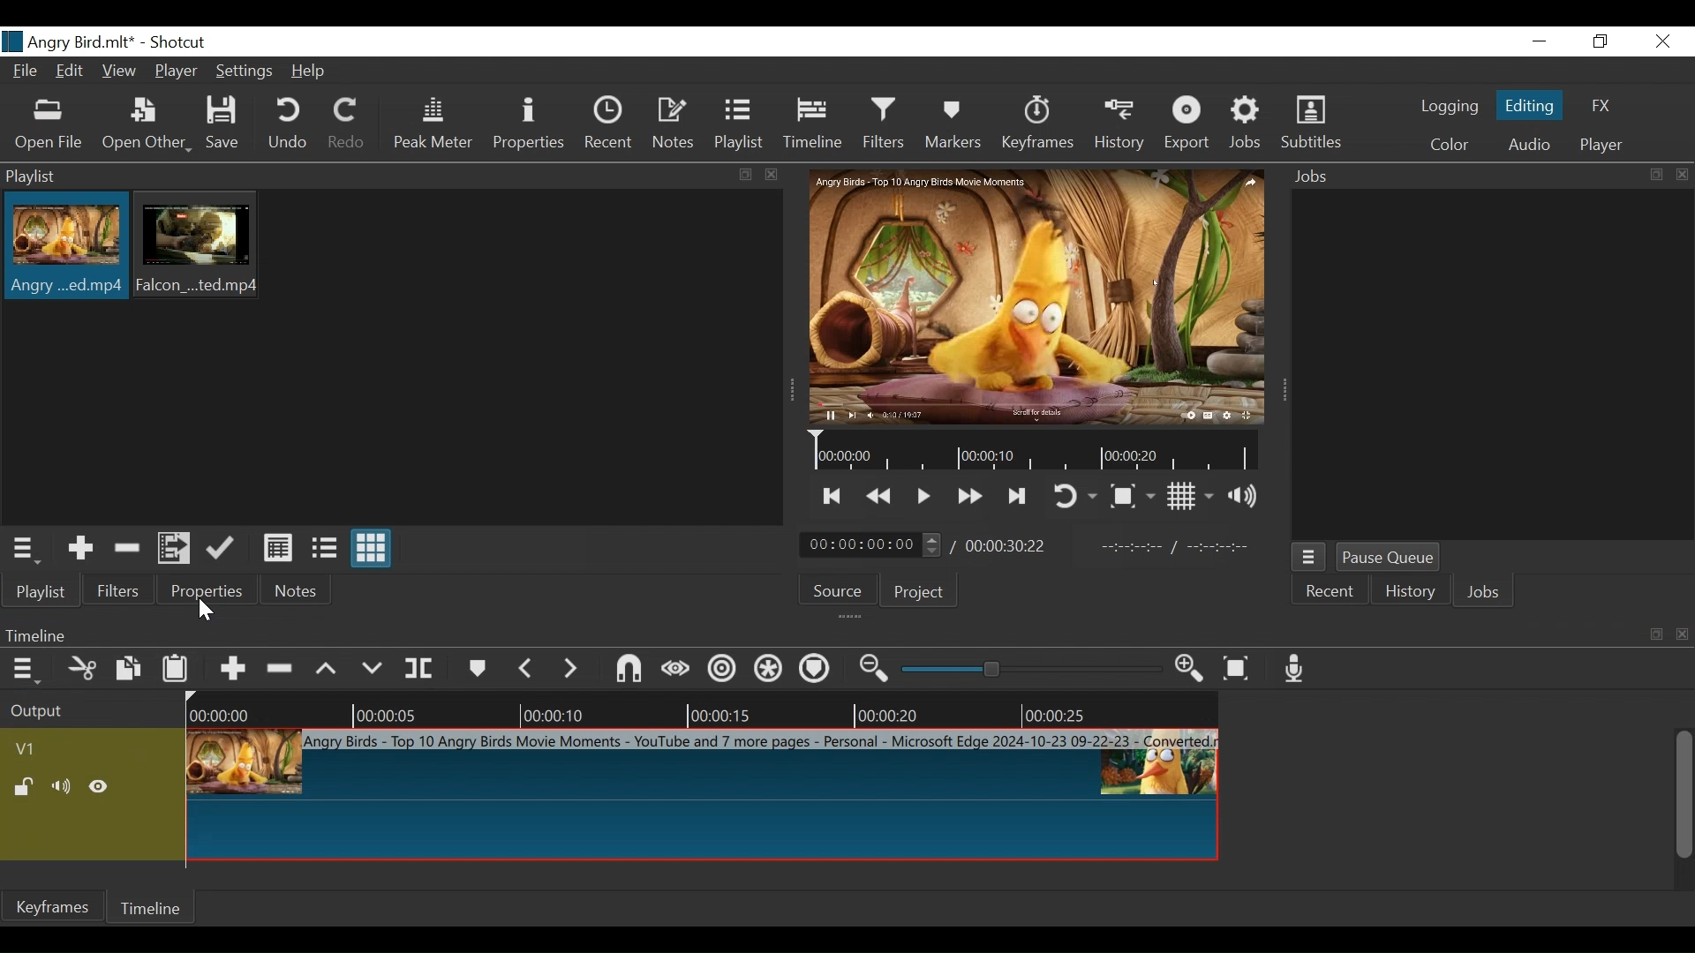 This screenshot has height=953, width=1695. I want to click on Show volume control, so click(1247, 495).